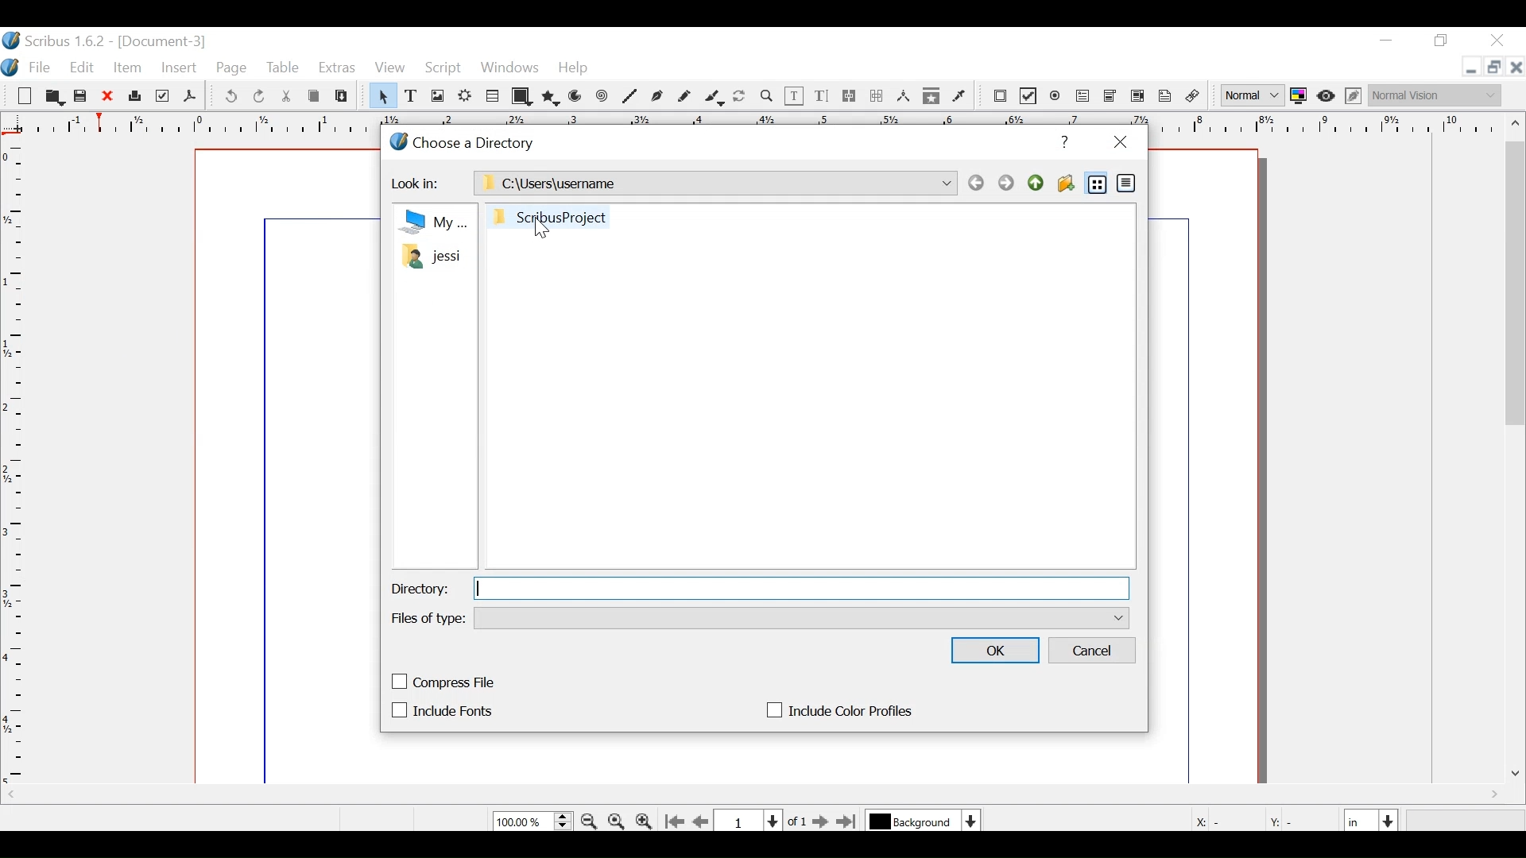  I want to click on Render Frame, so click(465, 95).